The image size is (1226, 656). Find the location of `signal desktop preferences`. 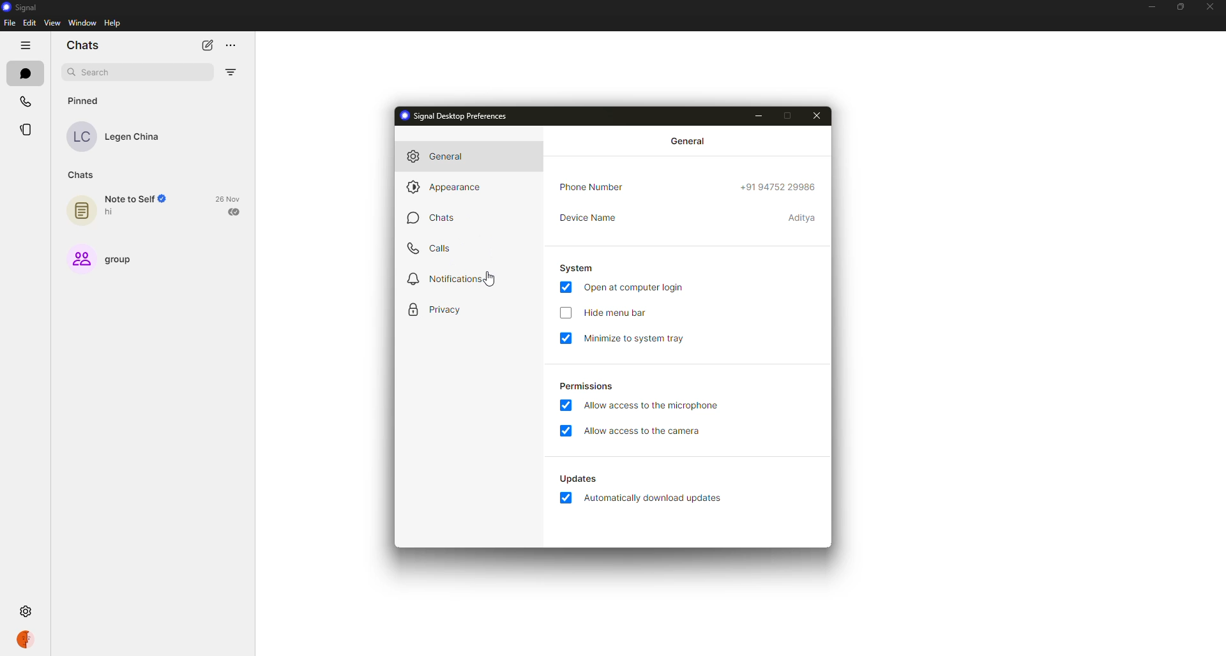

signal desktop preferences is located at coordinates (457, 116).